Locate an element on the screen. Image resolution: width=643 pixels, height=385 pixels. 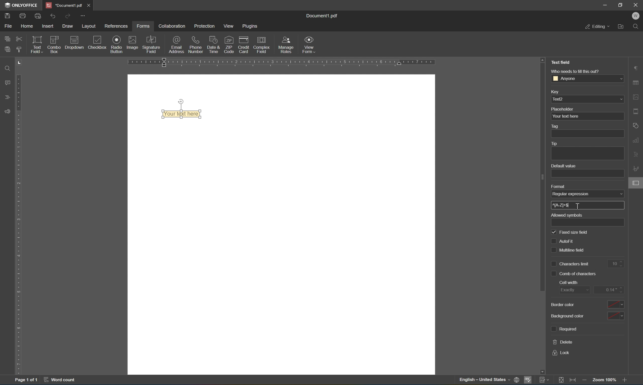
cursor is located at coordinates (579, 205).